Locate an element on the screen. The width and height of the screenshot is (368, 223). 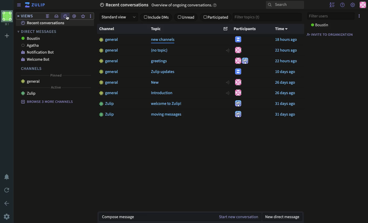
general is located at coordinates (30, 82).